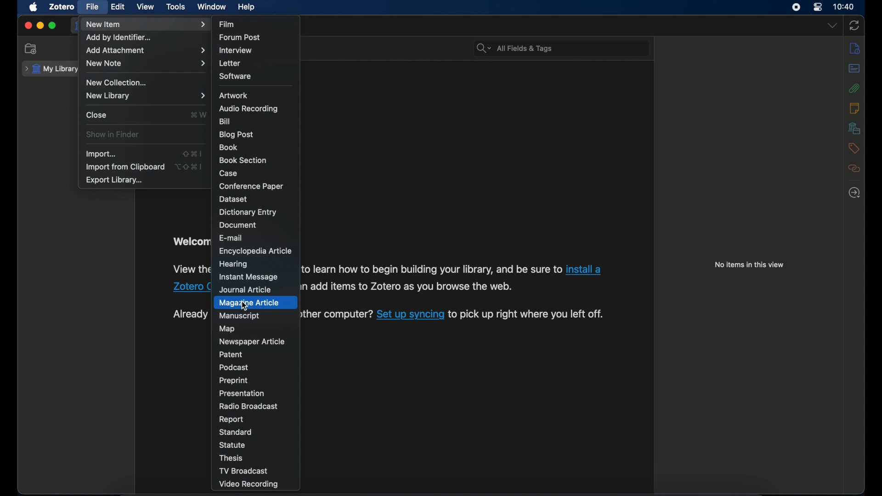  Describe the element at coordinates (243, 161) in the screenshot. I see `book section` at that location.